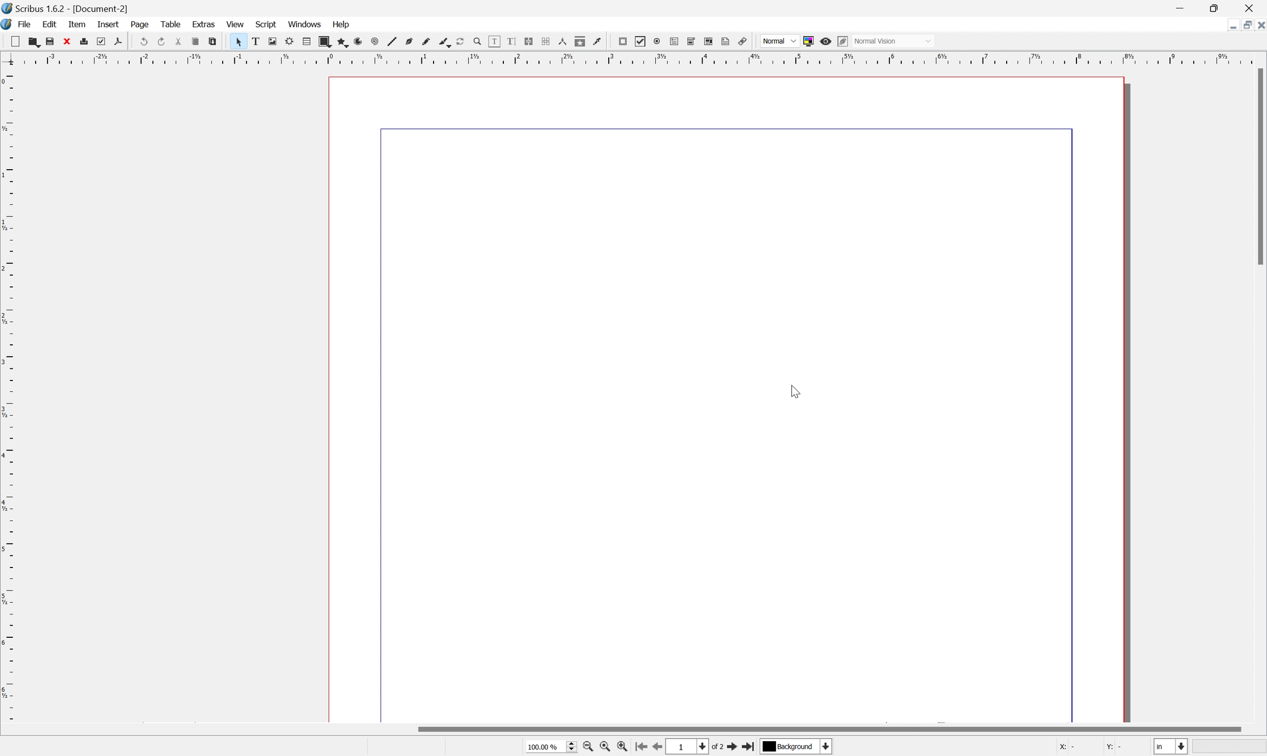 The width and height of the screenshot is (1267, 756). I want to click on Redo, so click(161, 42).